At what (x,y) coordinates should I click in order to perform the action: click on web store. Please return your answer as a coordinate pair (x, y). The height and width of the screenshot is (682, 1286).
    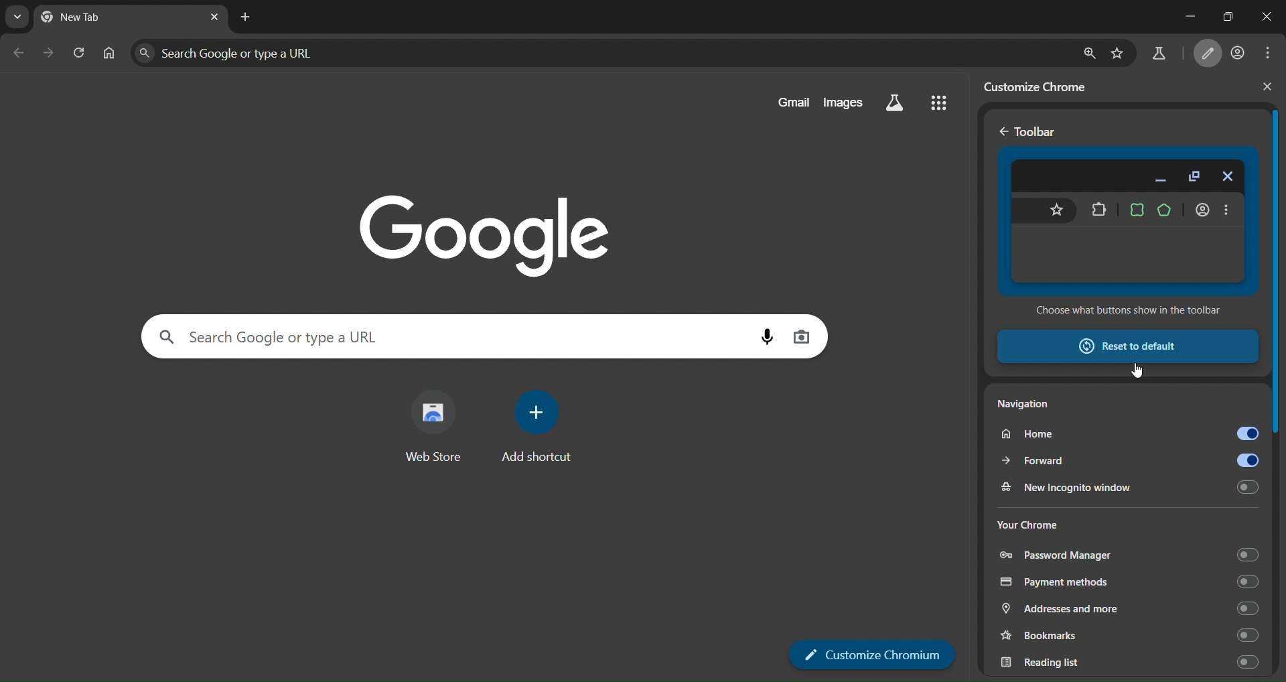
    Looking at the image, I should click on (434, 425).